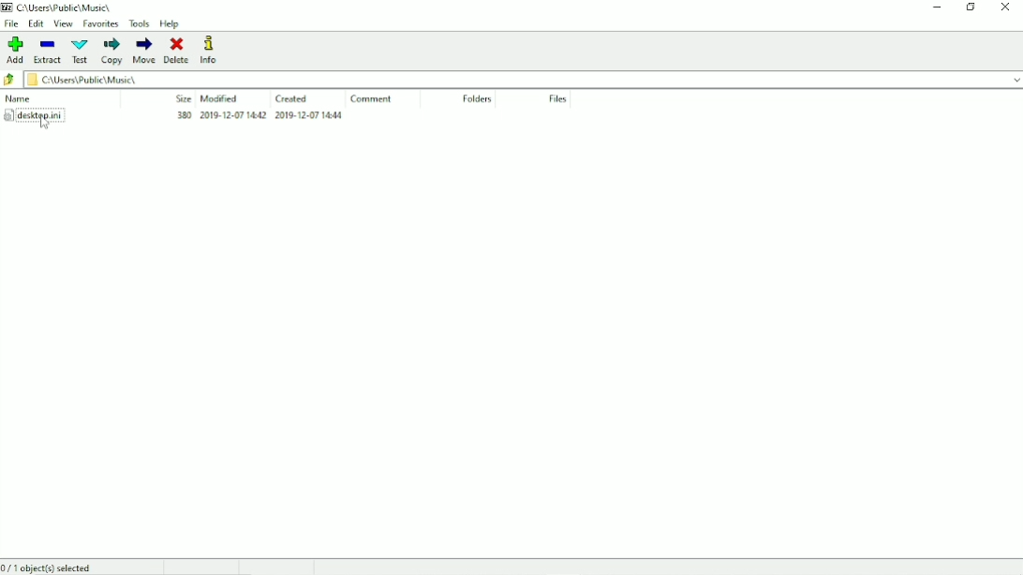 This screenshot has width=1023, height=575. I want to click on Delete, so click(177, 51).